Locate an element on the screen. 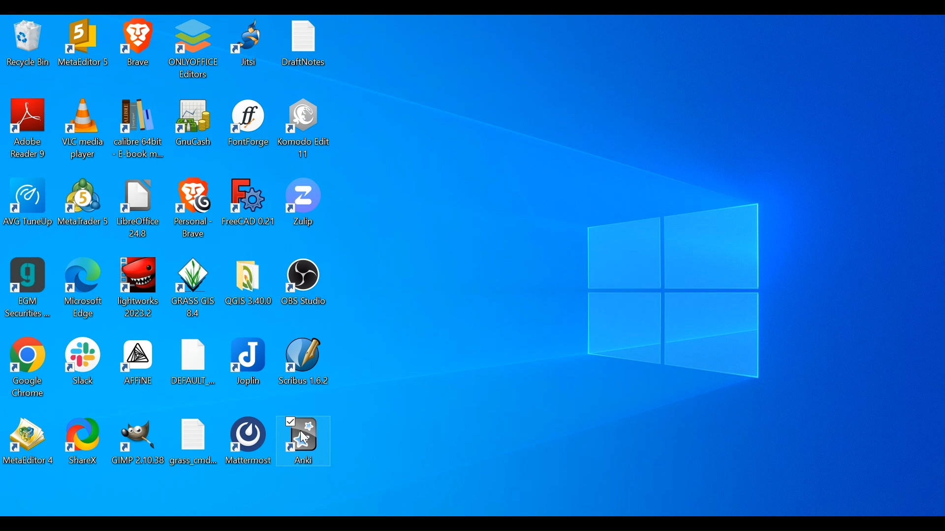  Brave Desktop icon is located at coordinates (192, 209).